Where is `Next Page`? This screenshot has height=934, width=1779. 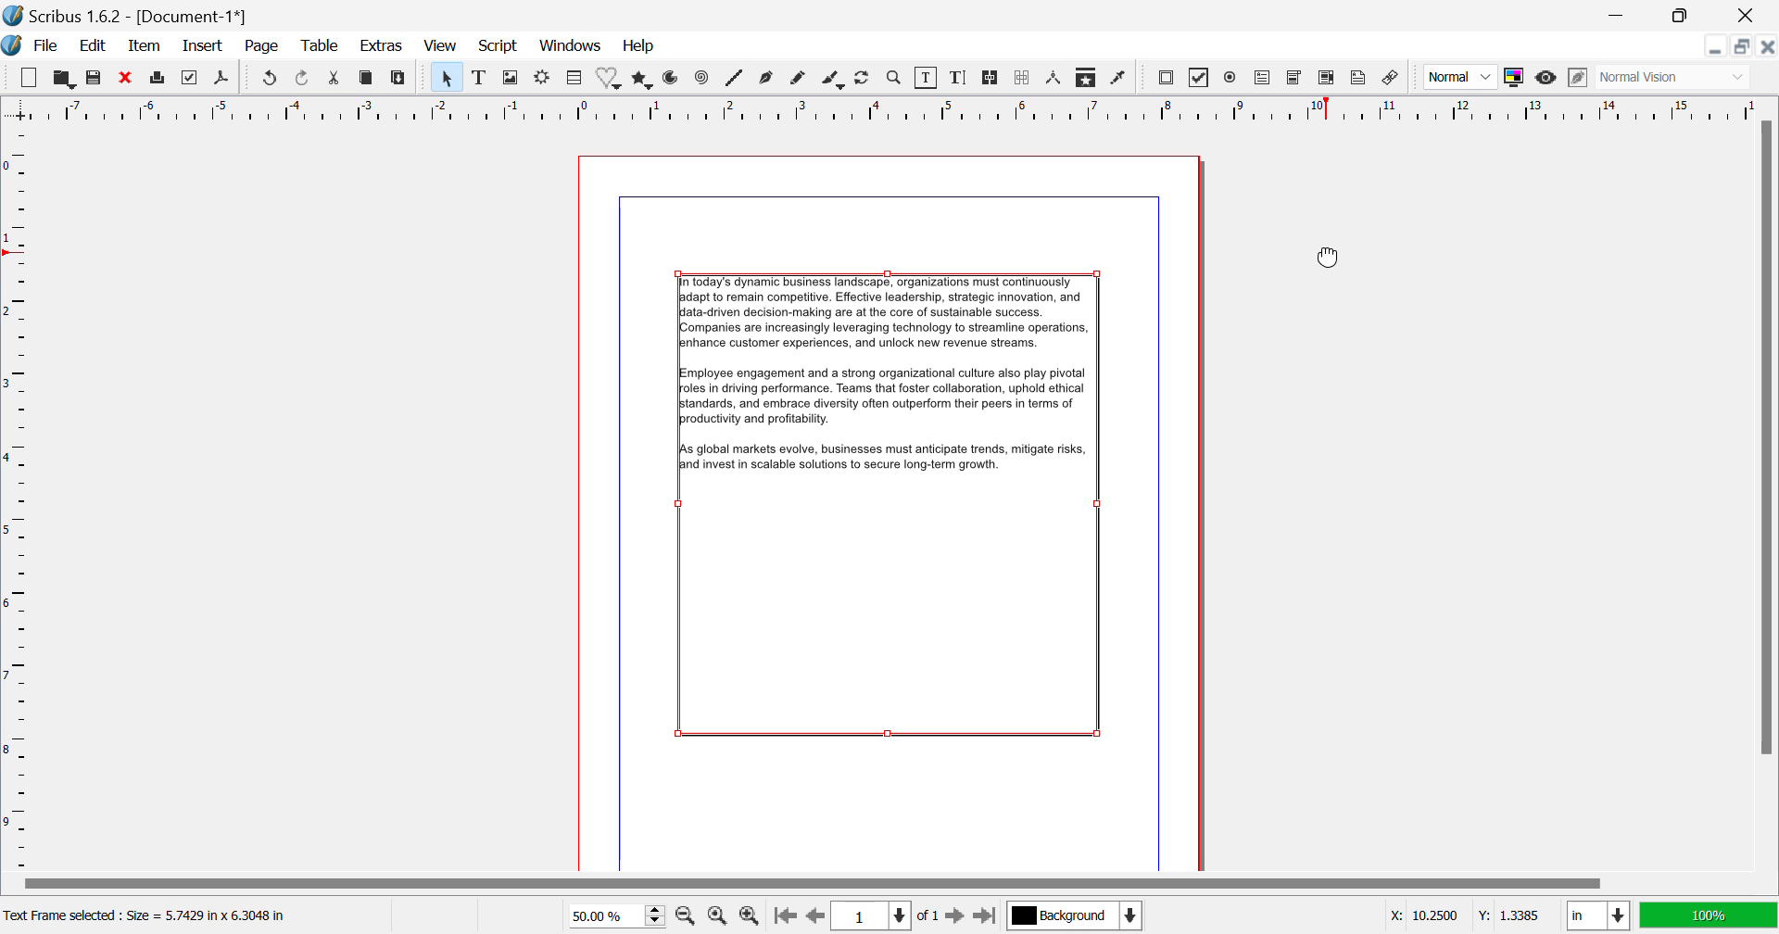 Next Page is located at coordinates (957, 916).